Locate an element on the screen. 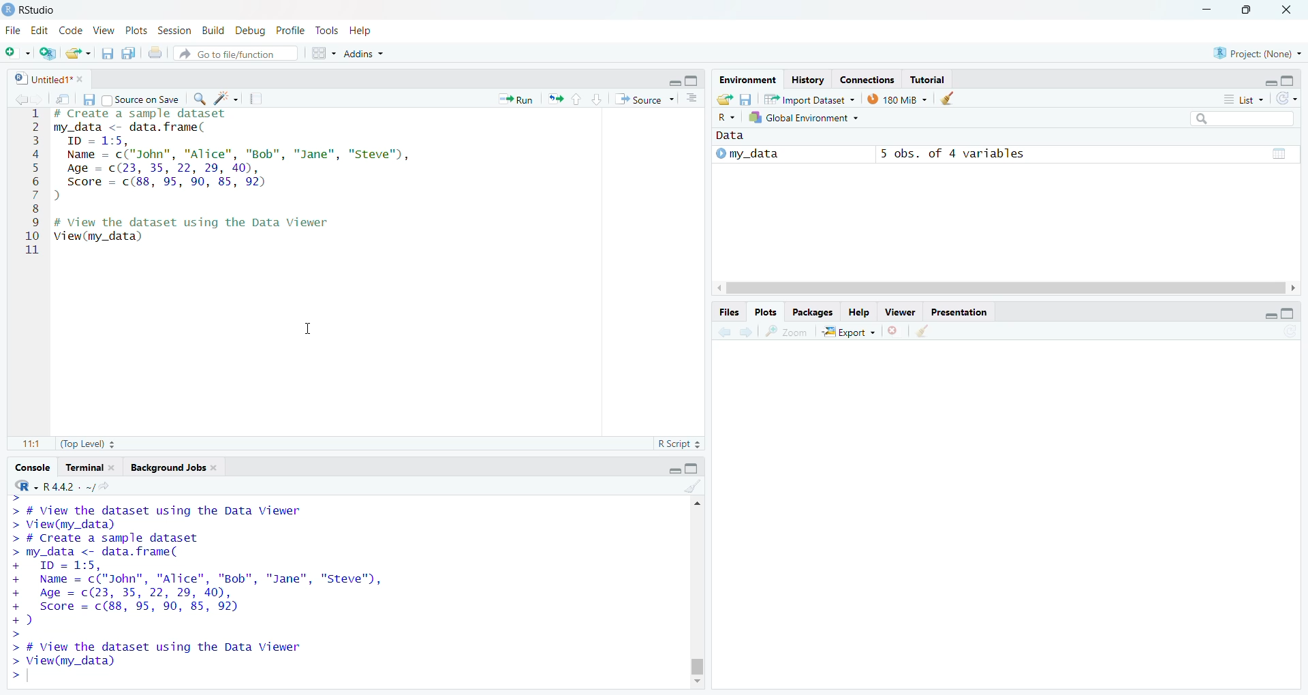 This screenshot has height=695, width=1308. Console is located at coordinates (34, 467).